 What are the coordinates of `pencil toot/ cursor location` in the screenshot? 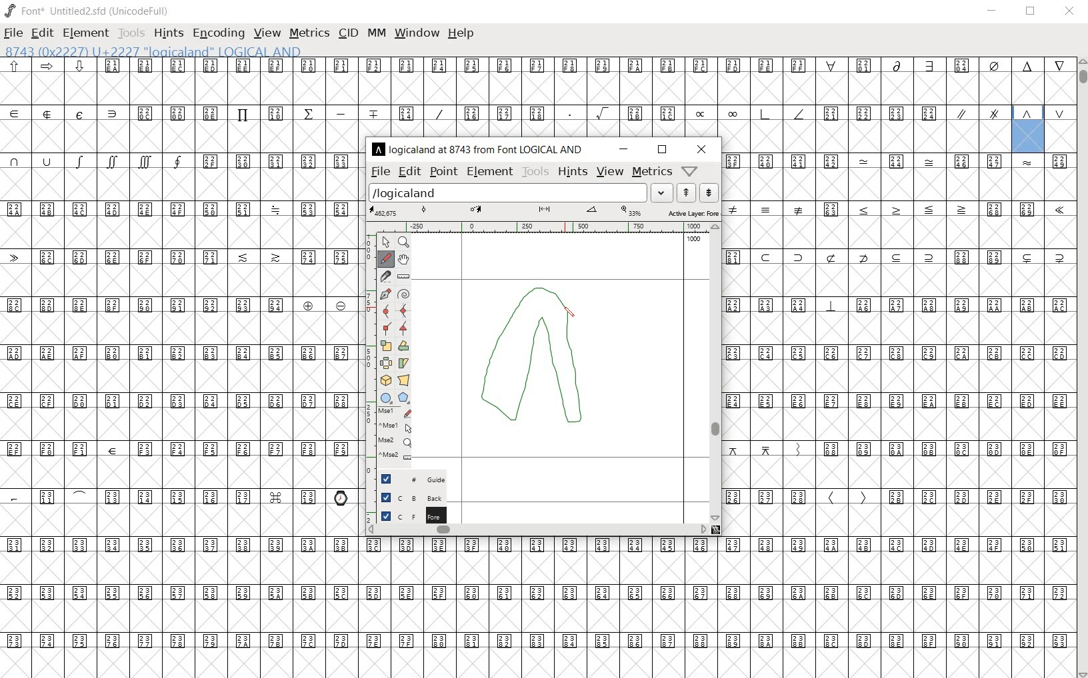 It's located at (572, 314).